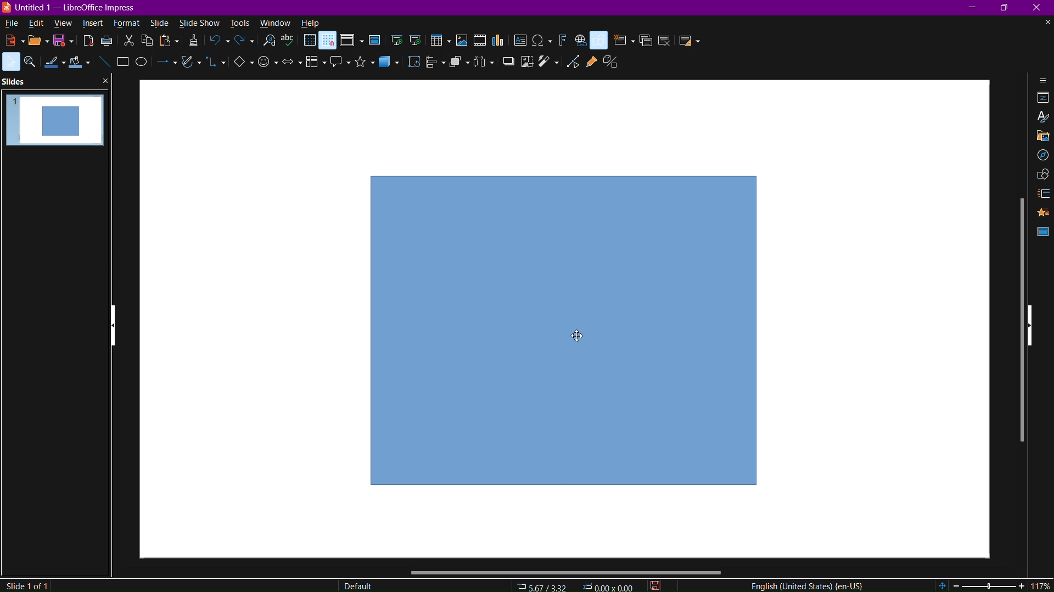 This screenshot has width=1054, height=592. What do you see at coordinates (804, 584) in the screenshot?
I see `English` at bounding box center [804, 584].